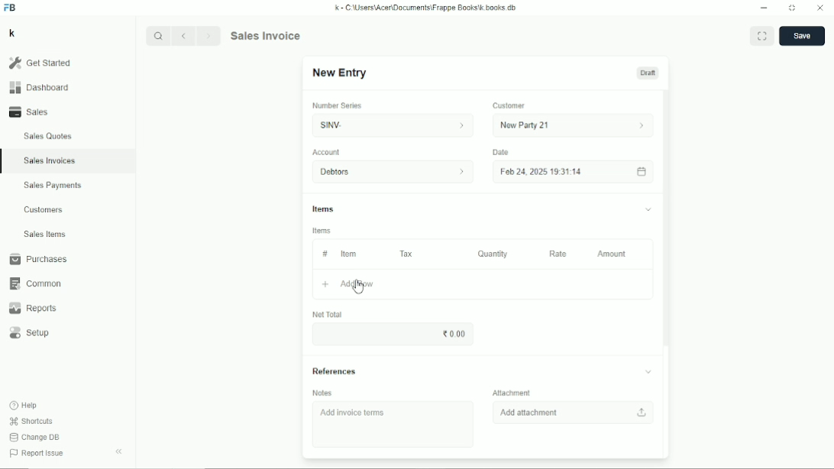 The image size is (834, 469). Describe the element at coordinates (37, 259) in the screenshot. I see `Purchases` at that location.